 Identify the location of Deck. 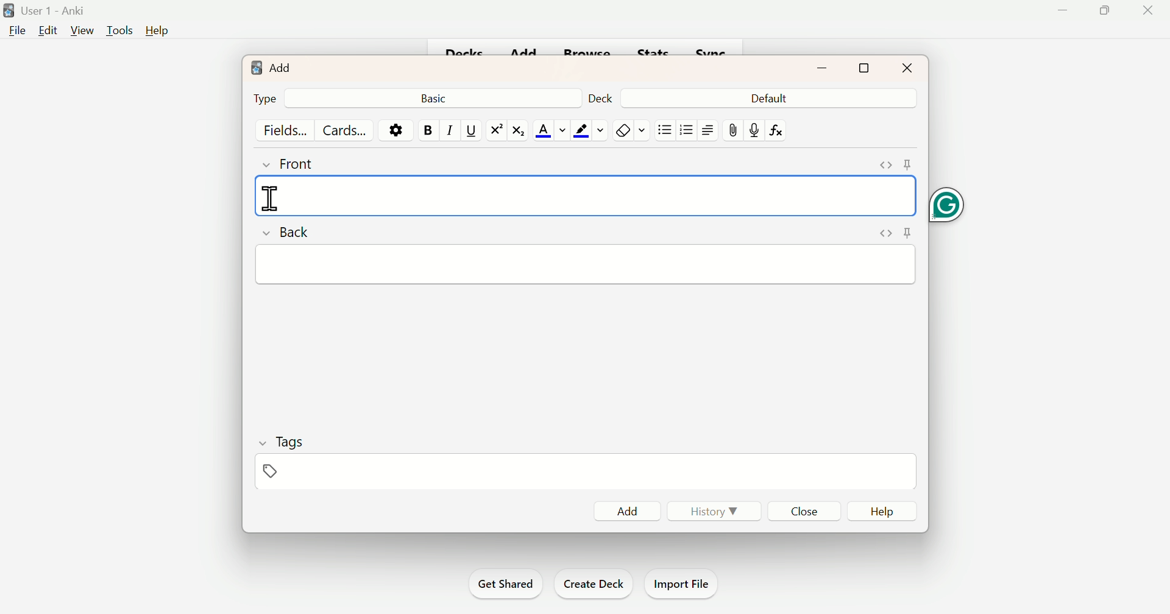
(599, 99).